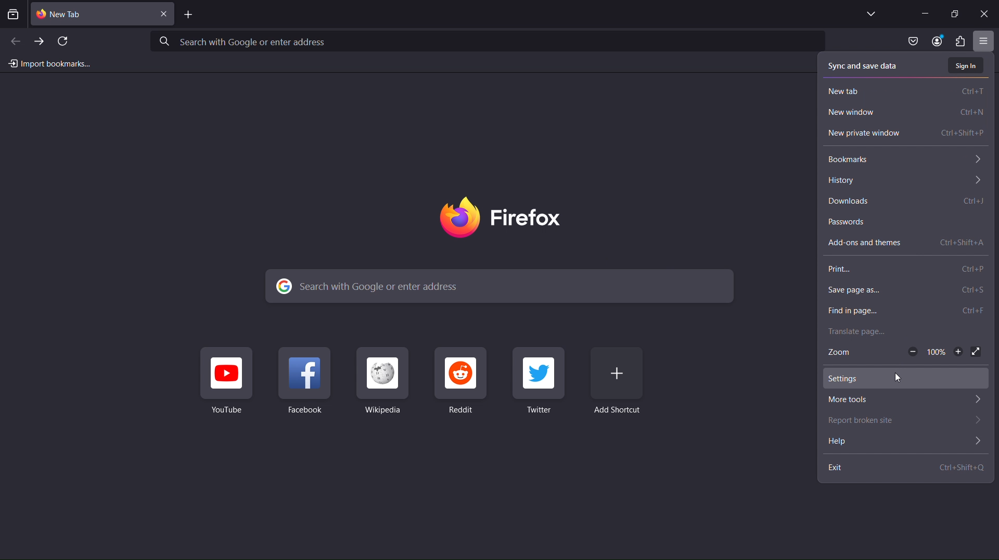  Describe the element at coordinates (986, 41) in the screenshot. I see `Open application menu` at that location.